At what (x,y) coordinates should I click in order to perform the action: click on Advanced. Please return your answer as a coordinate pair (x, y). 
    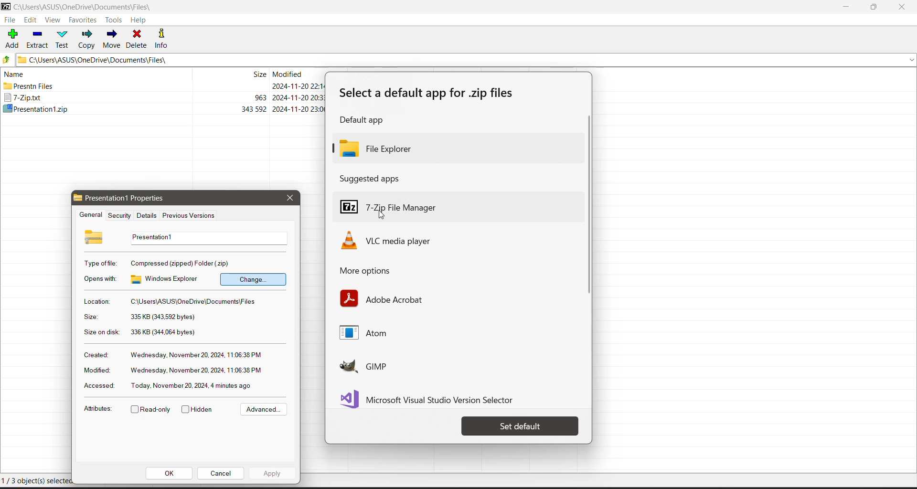
    Looking at the image, I should click on (262, 410).